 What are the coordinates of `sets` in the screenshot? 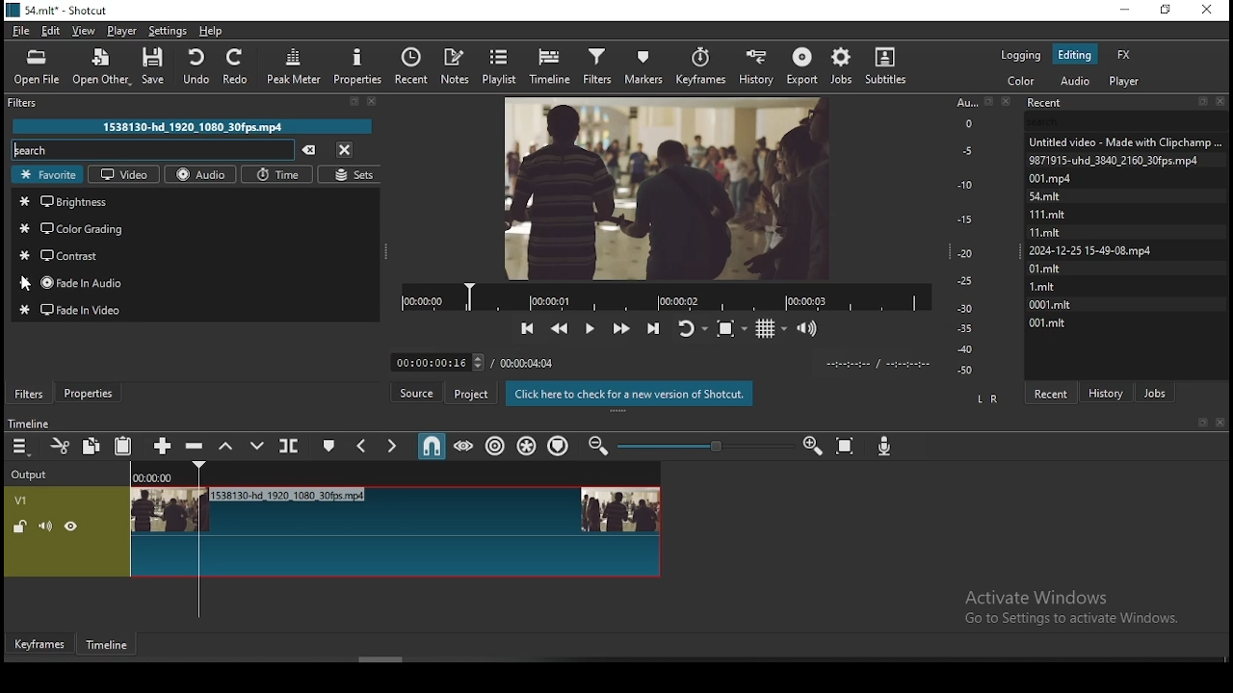 It's located at (350, 175).